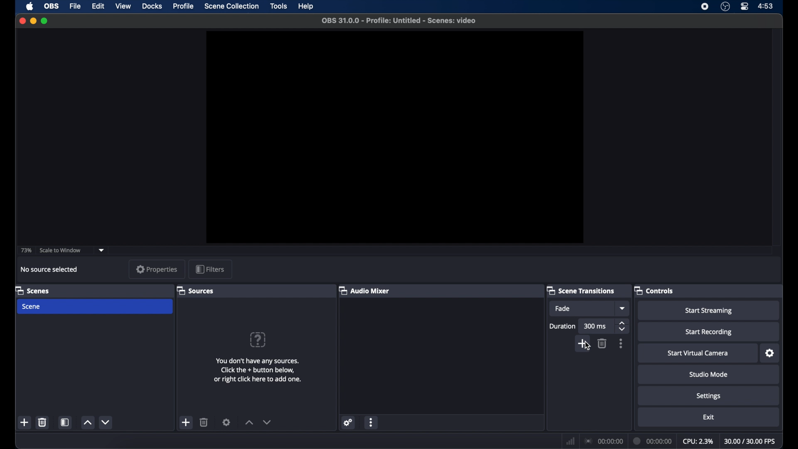 This screenshot has width=798, height=449. What do you see at coordinates (623, 326) in the screenshot?
I see `stepper buttons` at bounding box center [623, 326].